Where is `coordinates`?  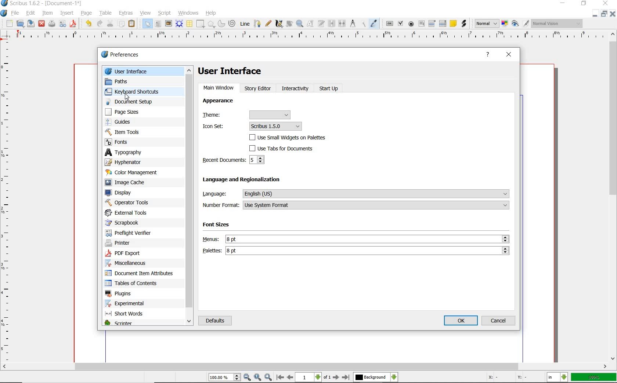
coordinates is located at coordinates (510, 379).